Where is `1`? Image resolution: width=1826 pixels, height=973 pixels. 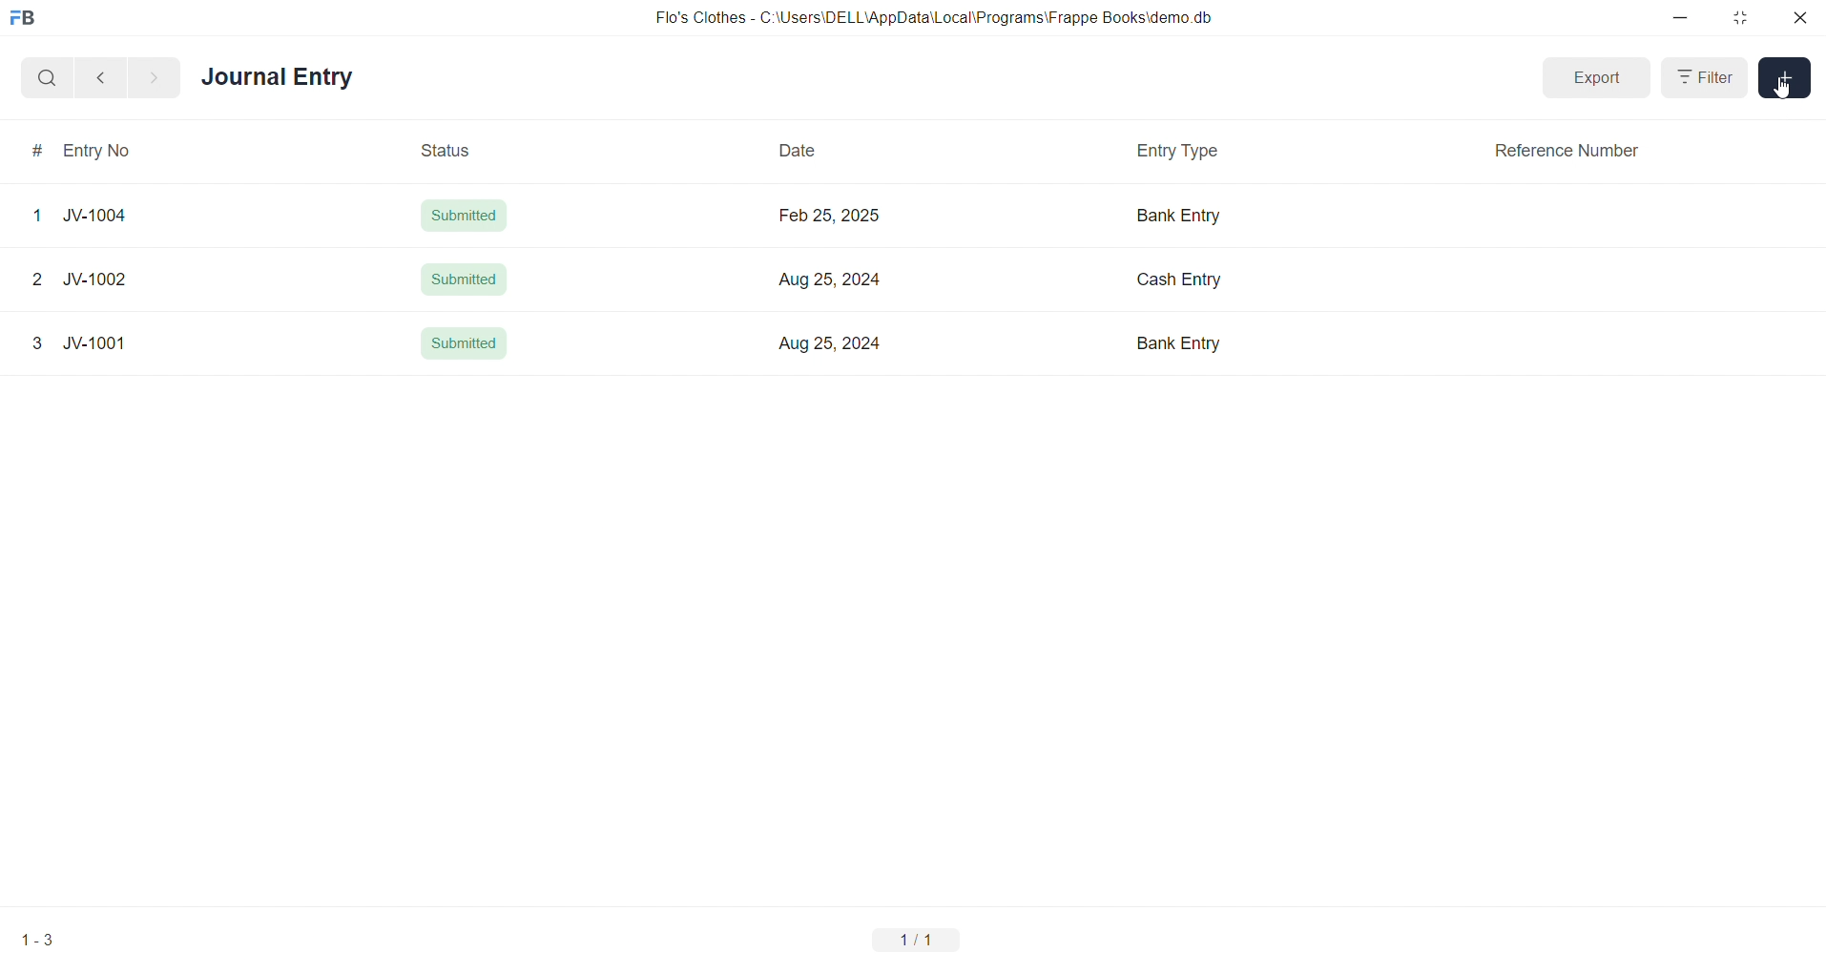
1 is located at coordinates (35, 213).